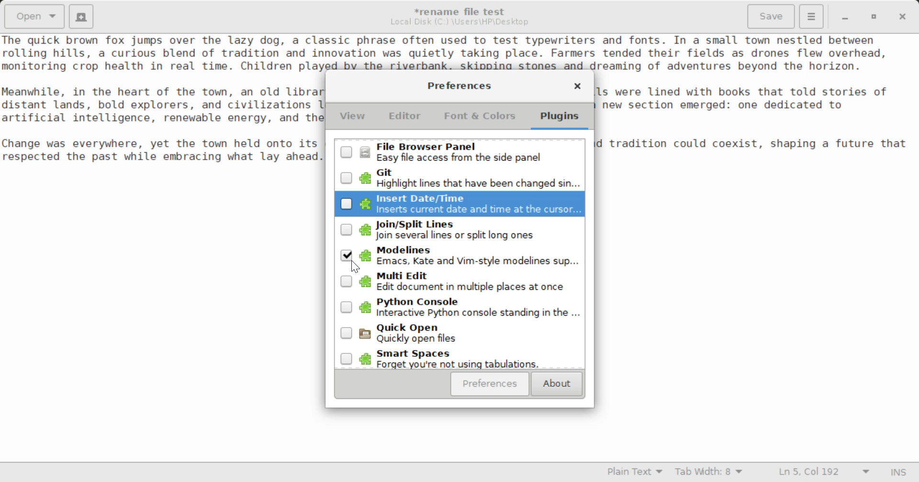 The image size is (919, 482). I want to click on View Tab, so click(353, 118).